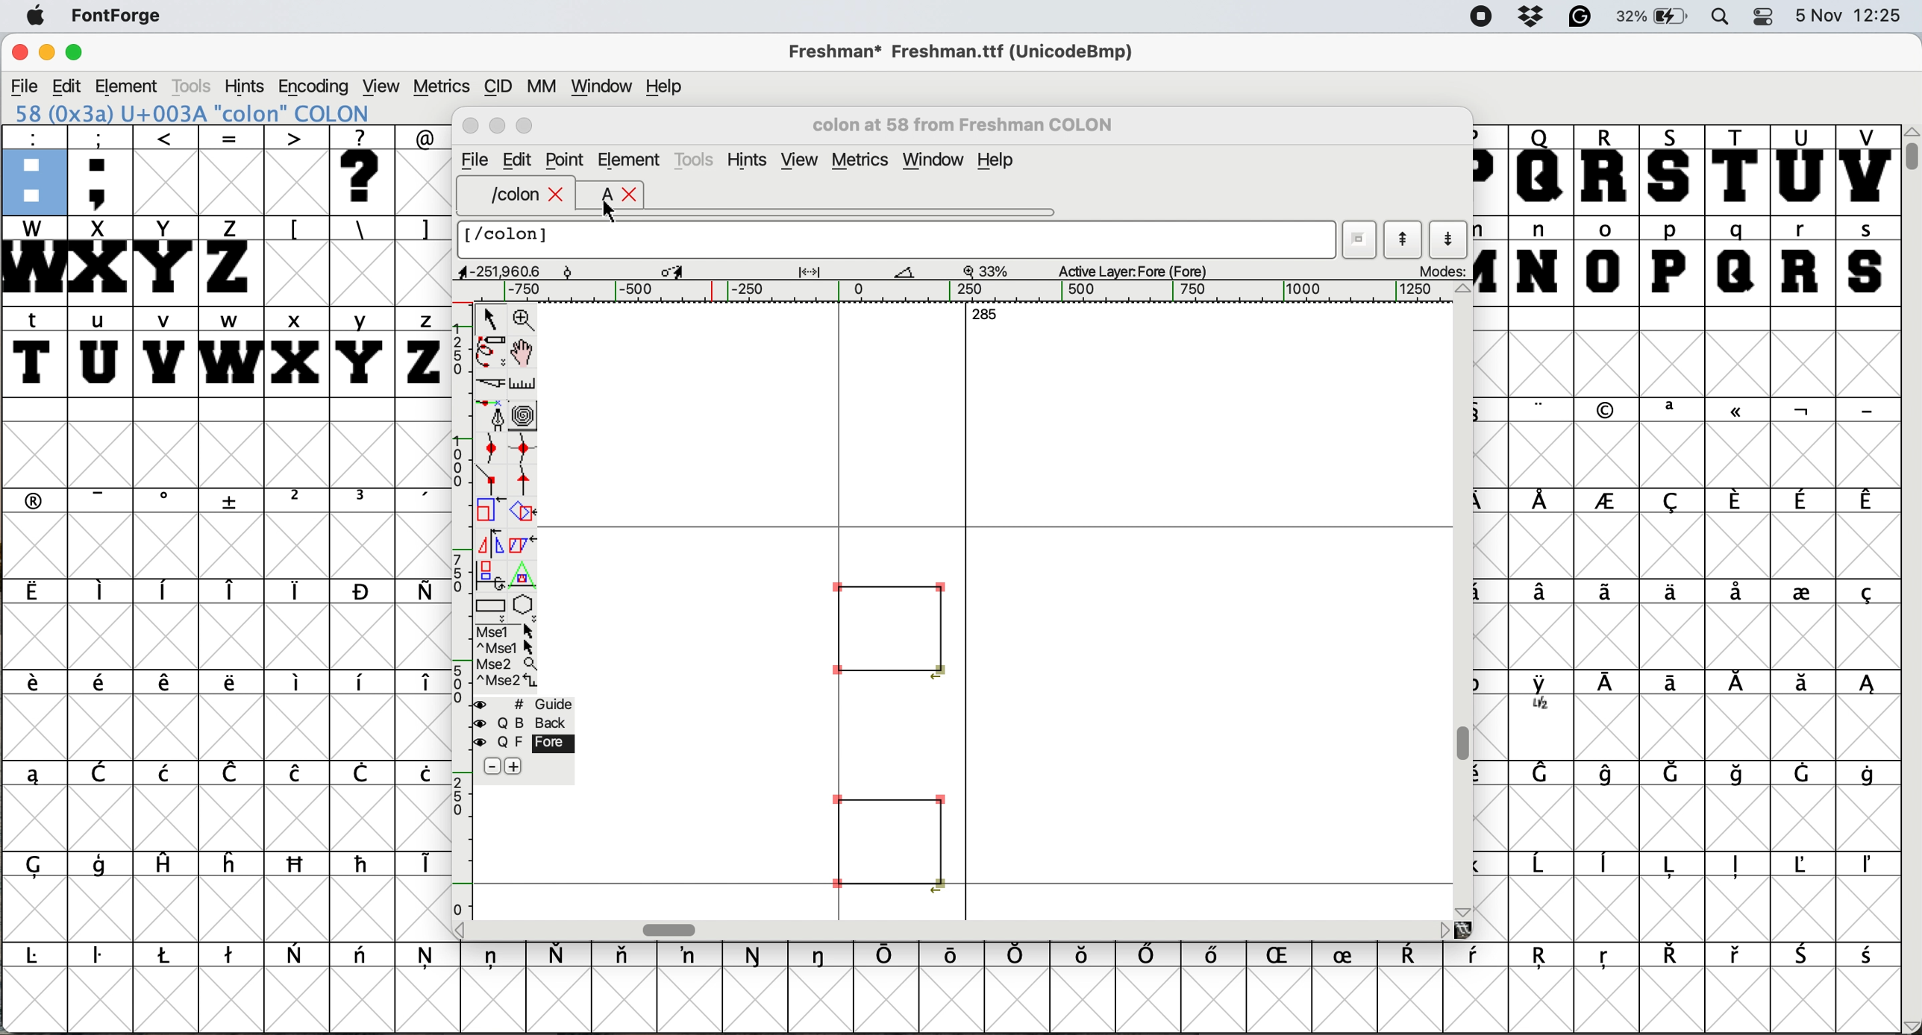  I want to click on point, so click(566, 158).